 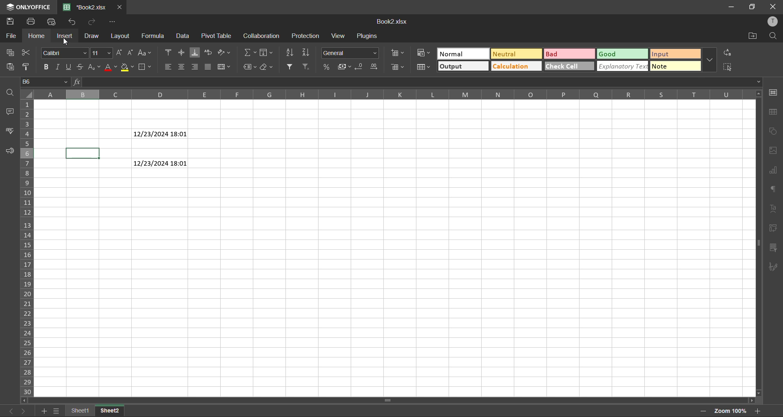 I want to click on scrollbar, so click(x=391, y=401).